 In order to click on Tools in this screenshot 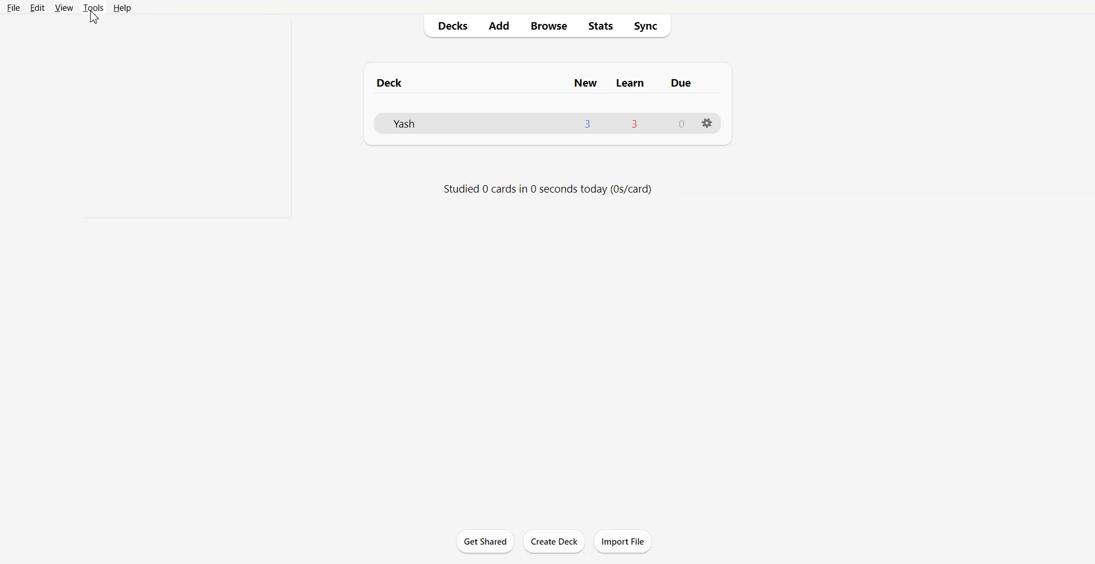, I will do `click(94, 7)`.